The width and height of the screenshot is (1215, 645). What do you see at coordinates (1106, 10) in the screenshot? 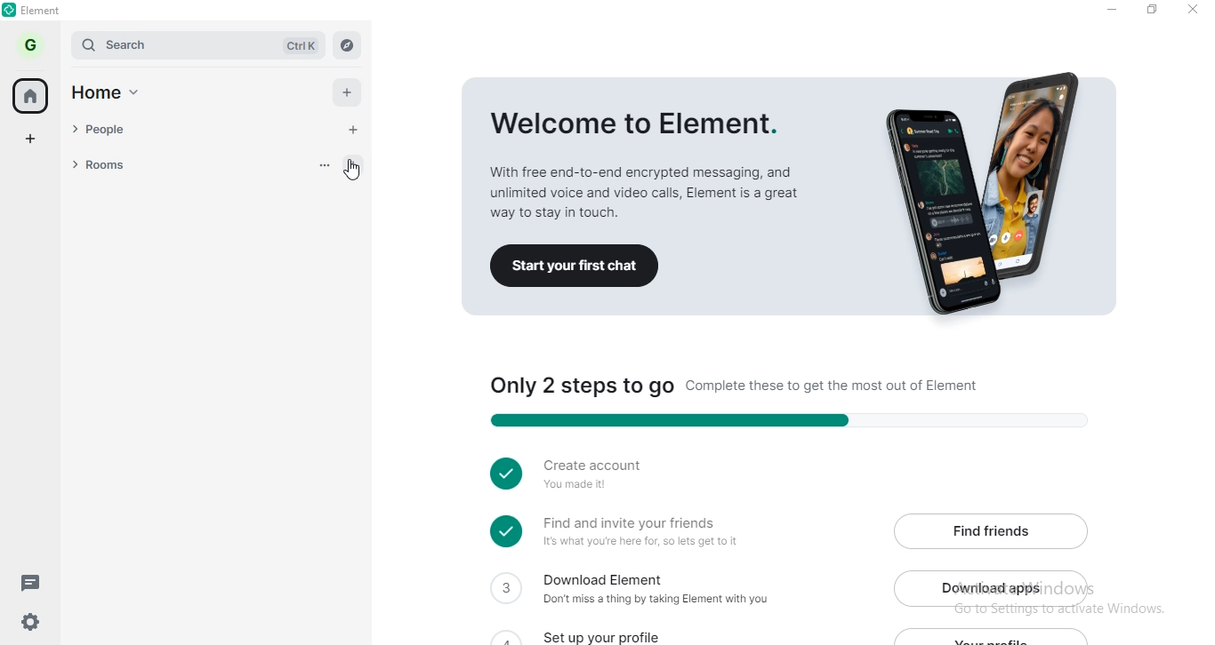
I see `minimise` at bounding box center [1106, 10].